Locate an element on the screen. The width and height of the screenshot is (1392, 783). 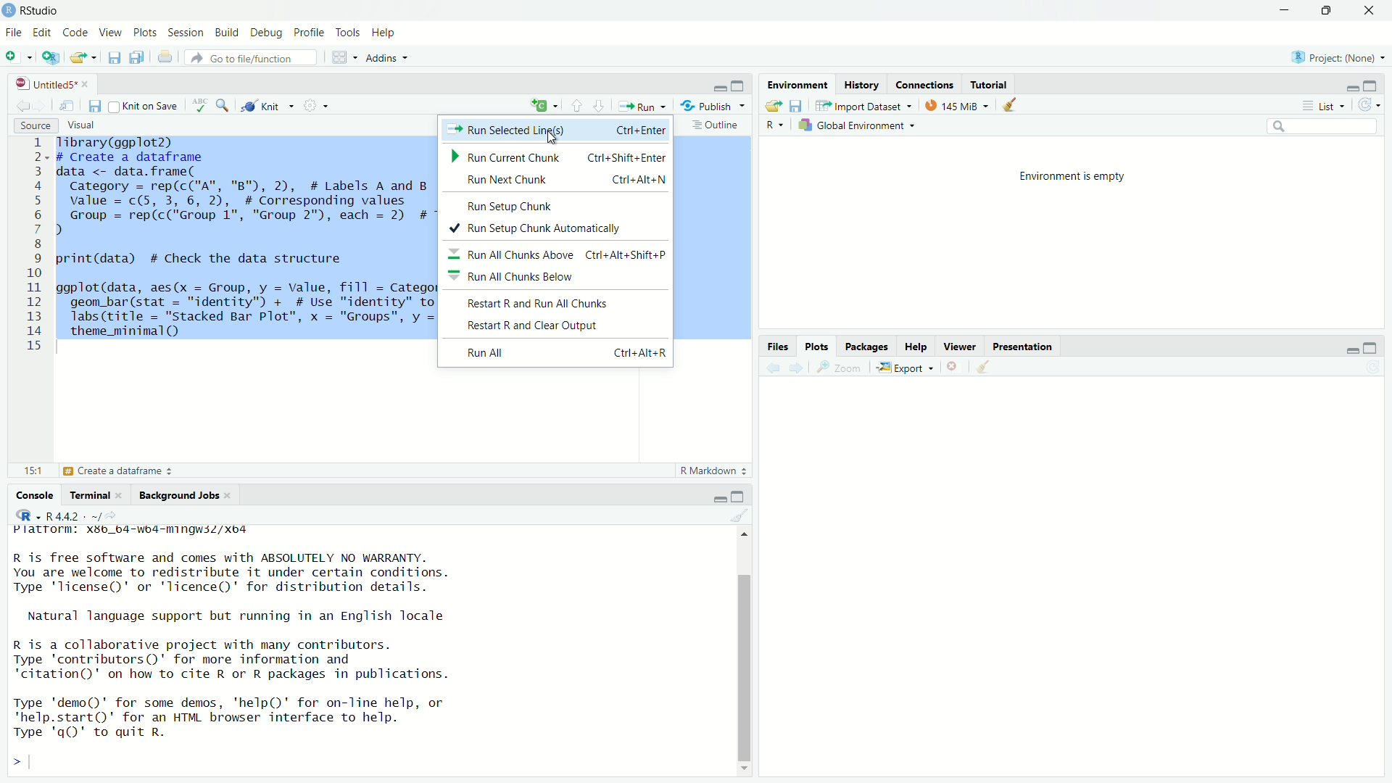
Clear console (Ctrl + L) is located at coordinates (984, 368).